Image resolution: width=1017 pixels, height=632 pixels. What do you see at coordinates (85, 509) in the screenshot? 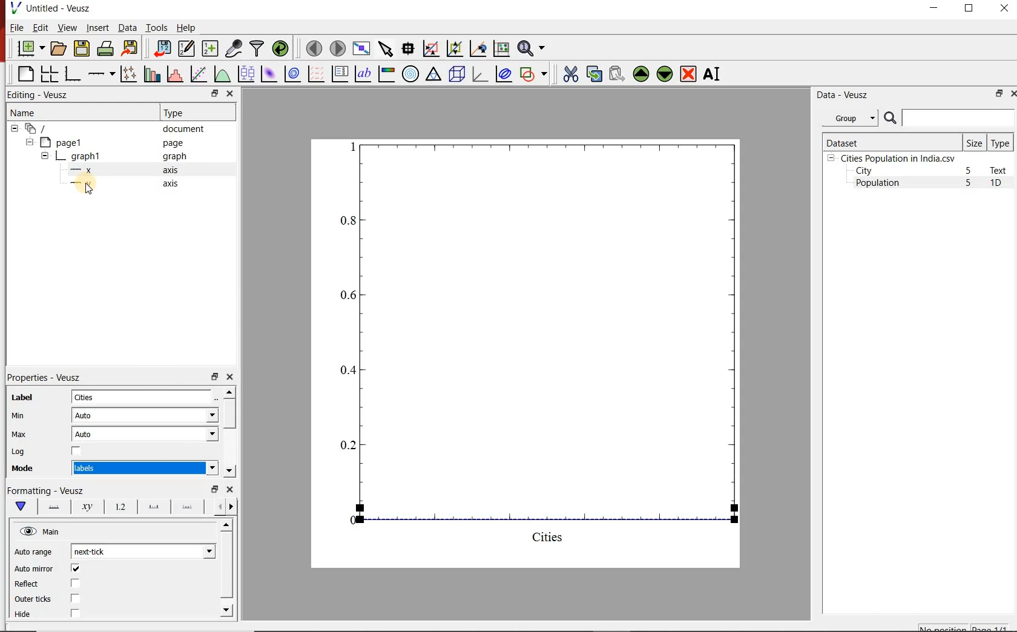
I see `Axis Label` at bounding box center [85, 509].